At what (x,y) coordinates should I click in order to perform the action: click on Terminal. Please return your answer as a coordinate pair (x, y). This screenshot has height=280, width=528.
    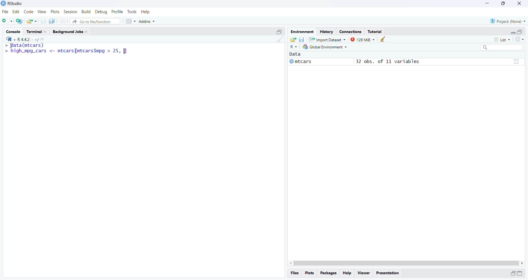
    Looking at the image, I should click on (37, 31).